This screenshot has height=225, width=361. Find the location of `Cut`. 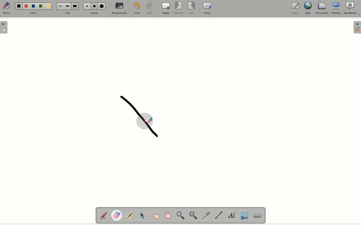

Cut is located at coordinates (244, 216).